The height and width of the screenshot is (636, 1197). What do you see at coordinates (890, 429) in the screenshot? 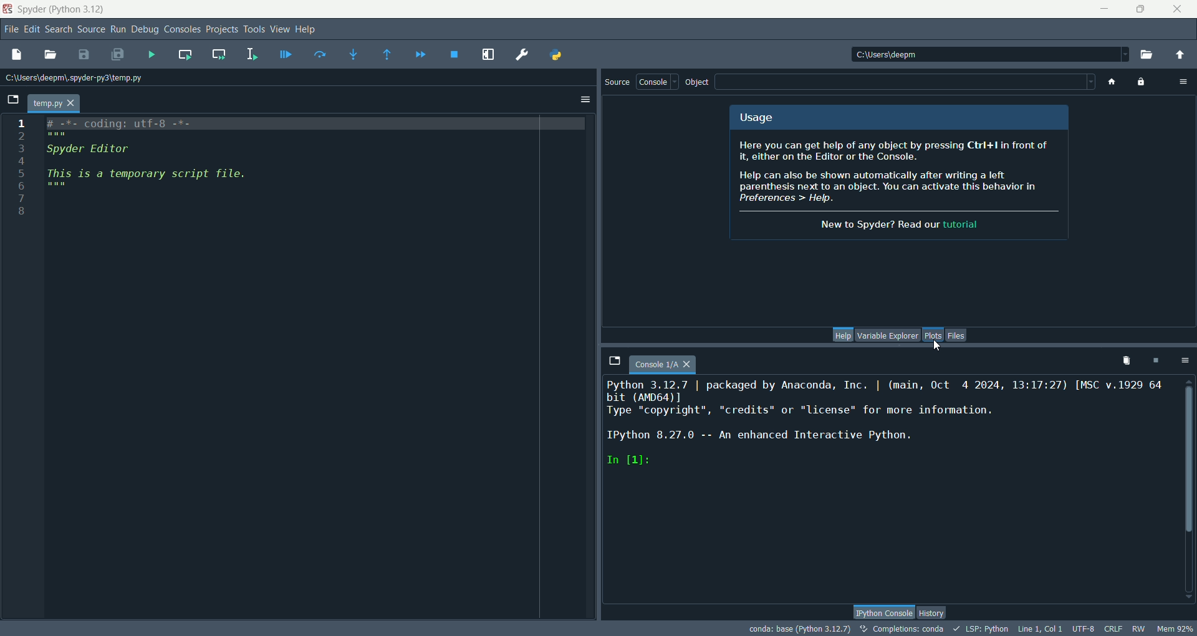
I see `ipython console pane` at bounding box center [890, 429].